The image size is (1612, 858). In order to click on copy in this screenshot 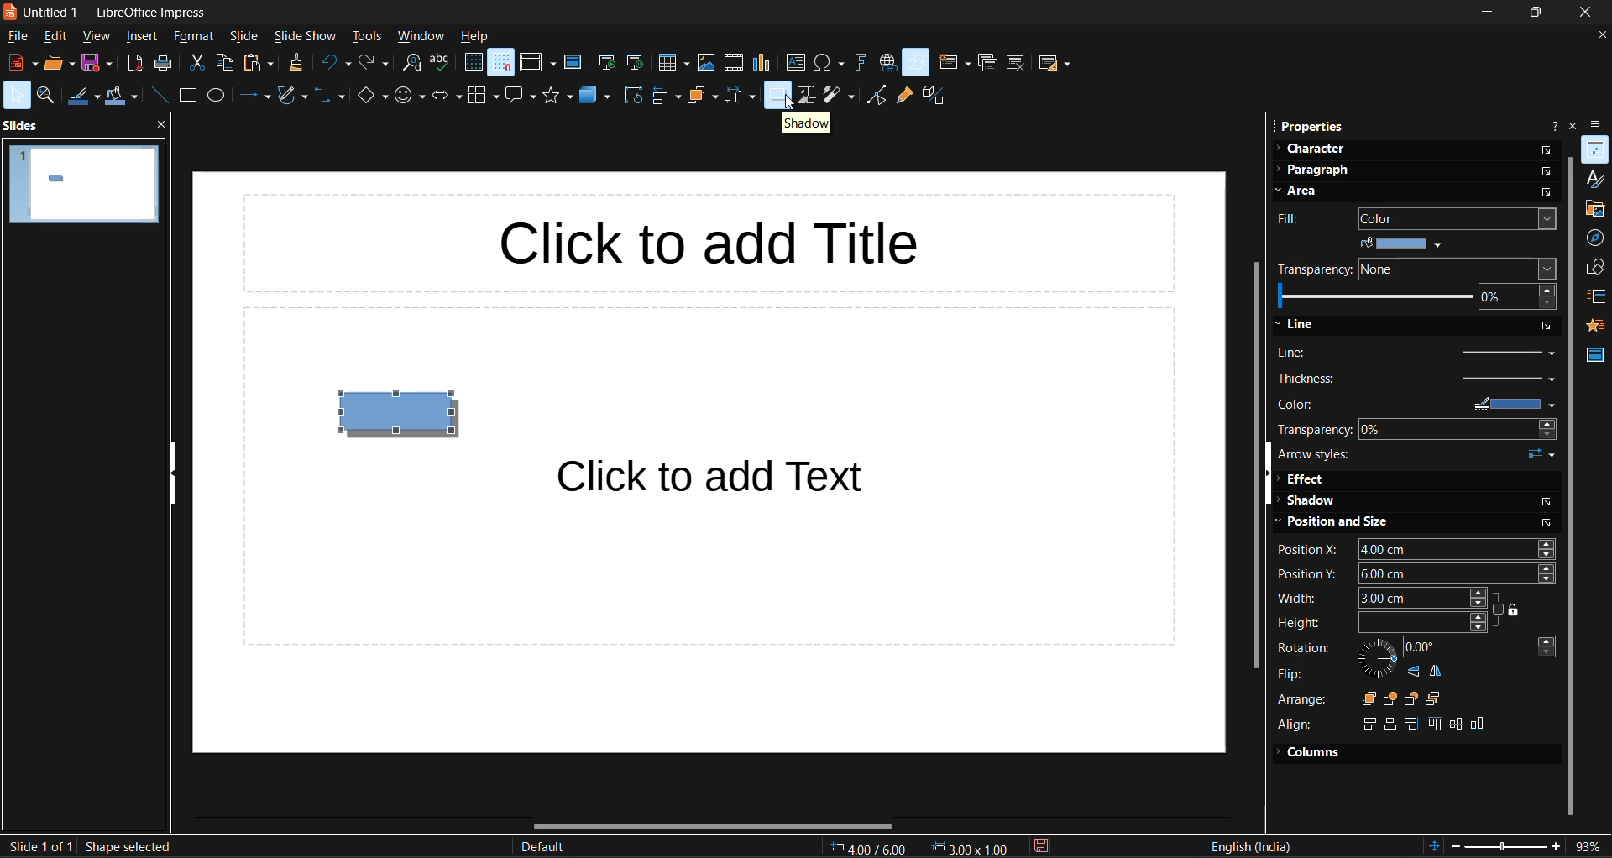, I will do `click(228, 63)`.